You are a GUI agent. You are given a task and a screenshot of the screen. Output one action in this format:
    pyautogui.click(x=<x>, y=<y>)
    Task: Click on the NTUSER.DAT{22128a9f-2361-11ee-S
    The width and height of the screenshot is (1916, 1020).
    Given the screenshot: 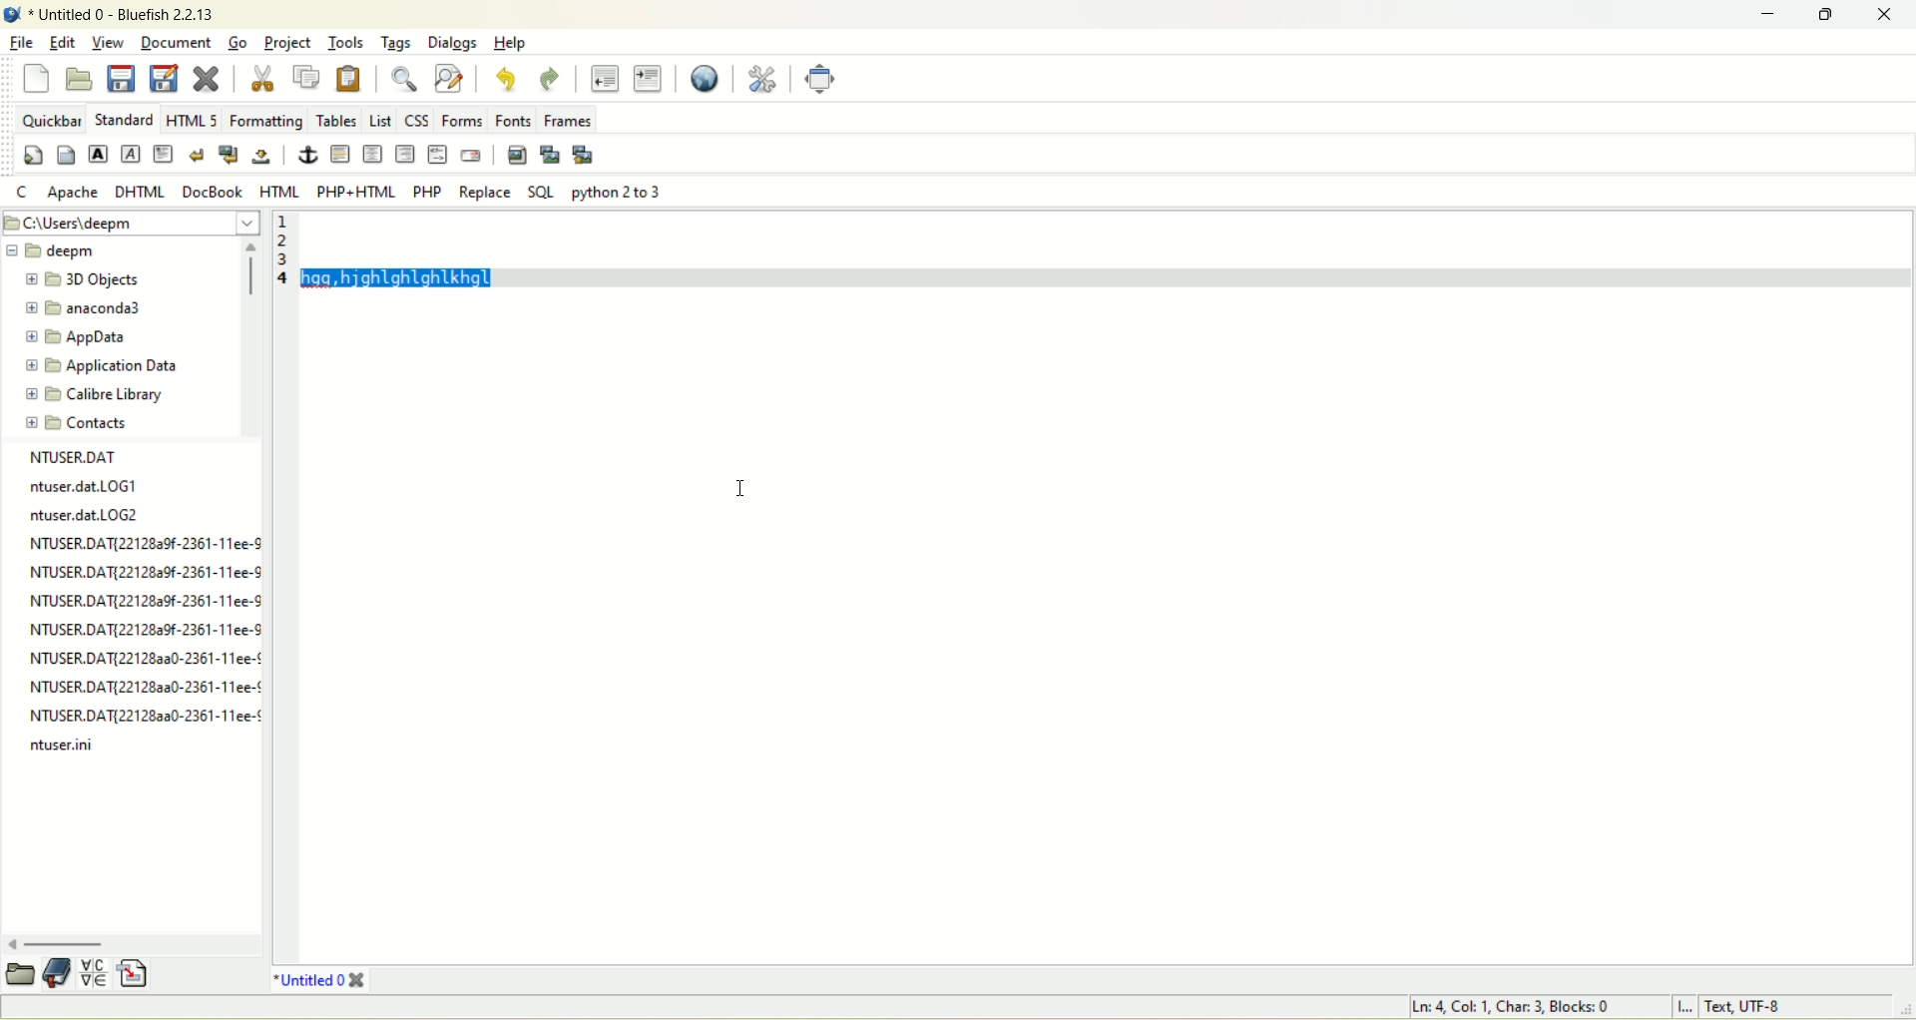 What is the action you would take?
    pyautogui.click(x=146, y=541)
    